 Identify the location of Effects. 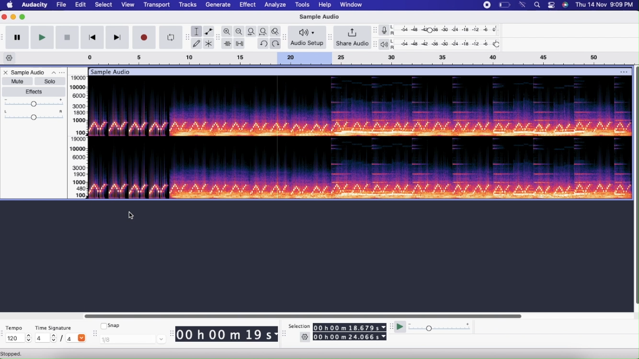
(34, 91).